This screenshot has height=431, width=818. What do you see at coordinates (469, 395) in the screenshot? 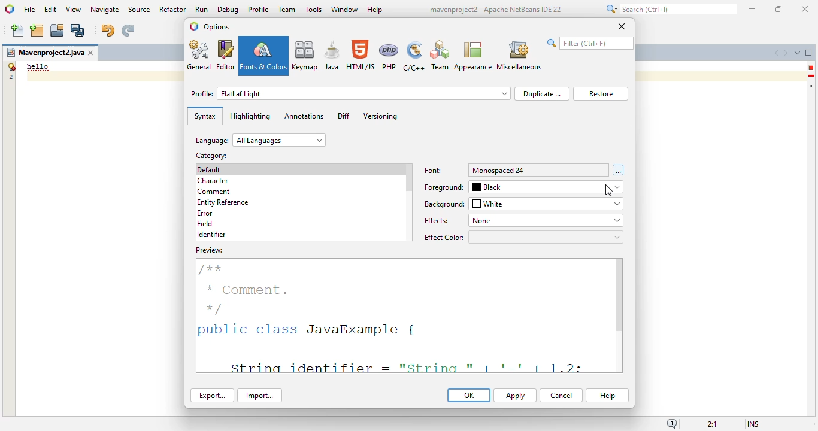
I see `OK` at bounding box center [469, 395].